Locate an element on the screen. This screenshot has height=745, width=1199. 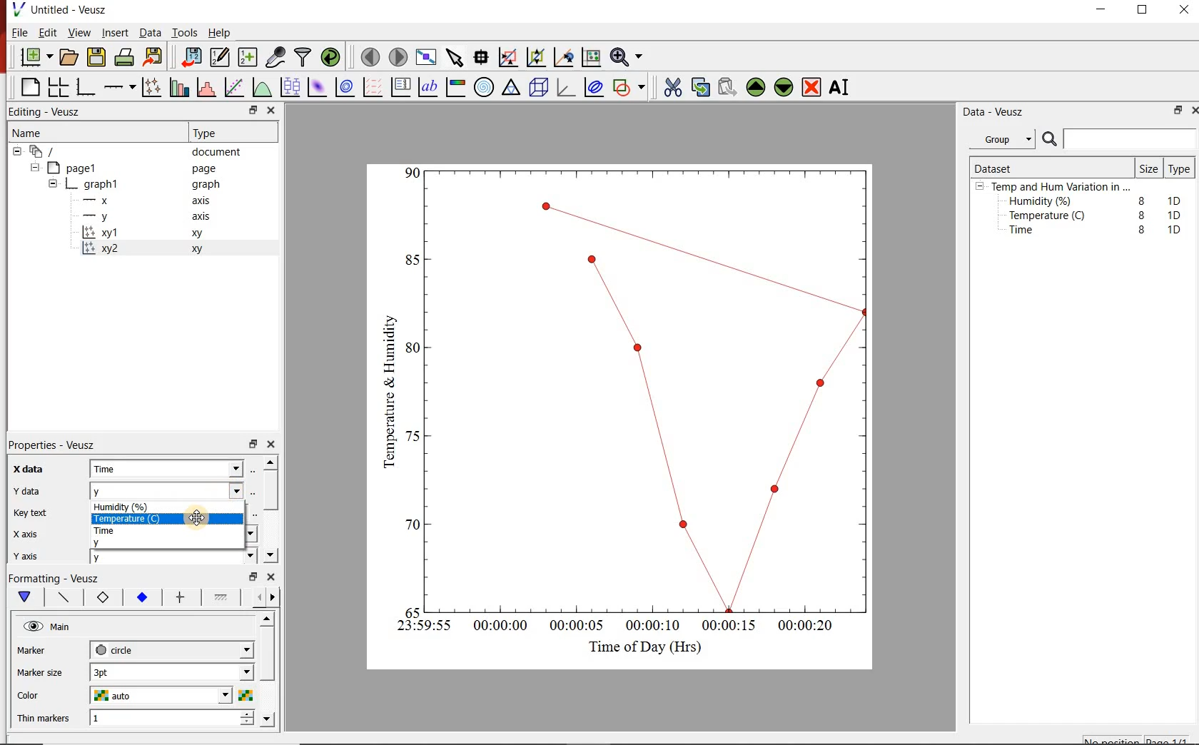
move to the next page is located at coordinates (398, 56).